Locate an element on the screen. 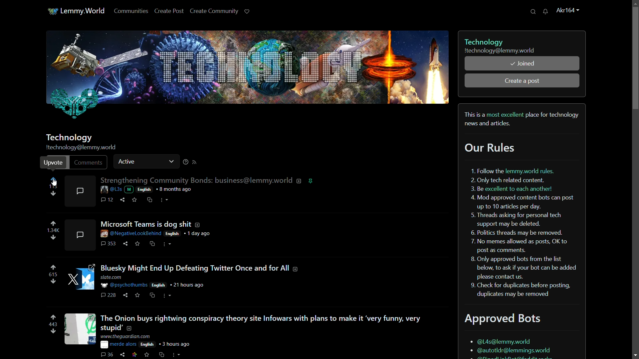 The height and width of the screenshot is (359, 639). save is located at coordinates (137, 295).